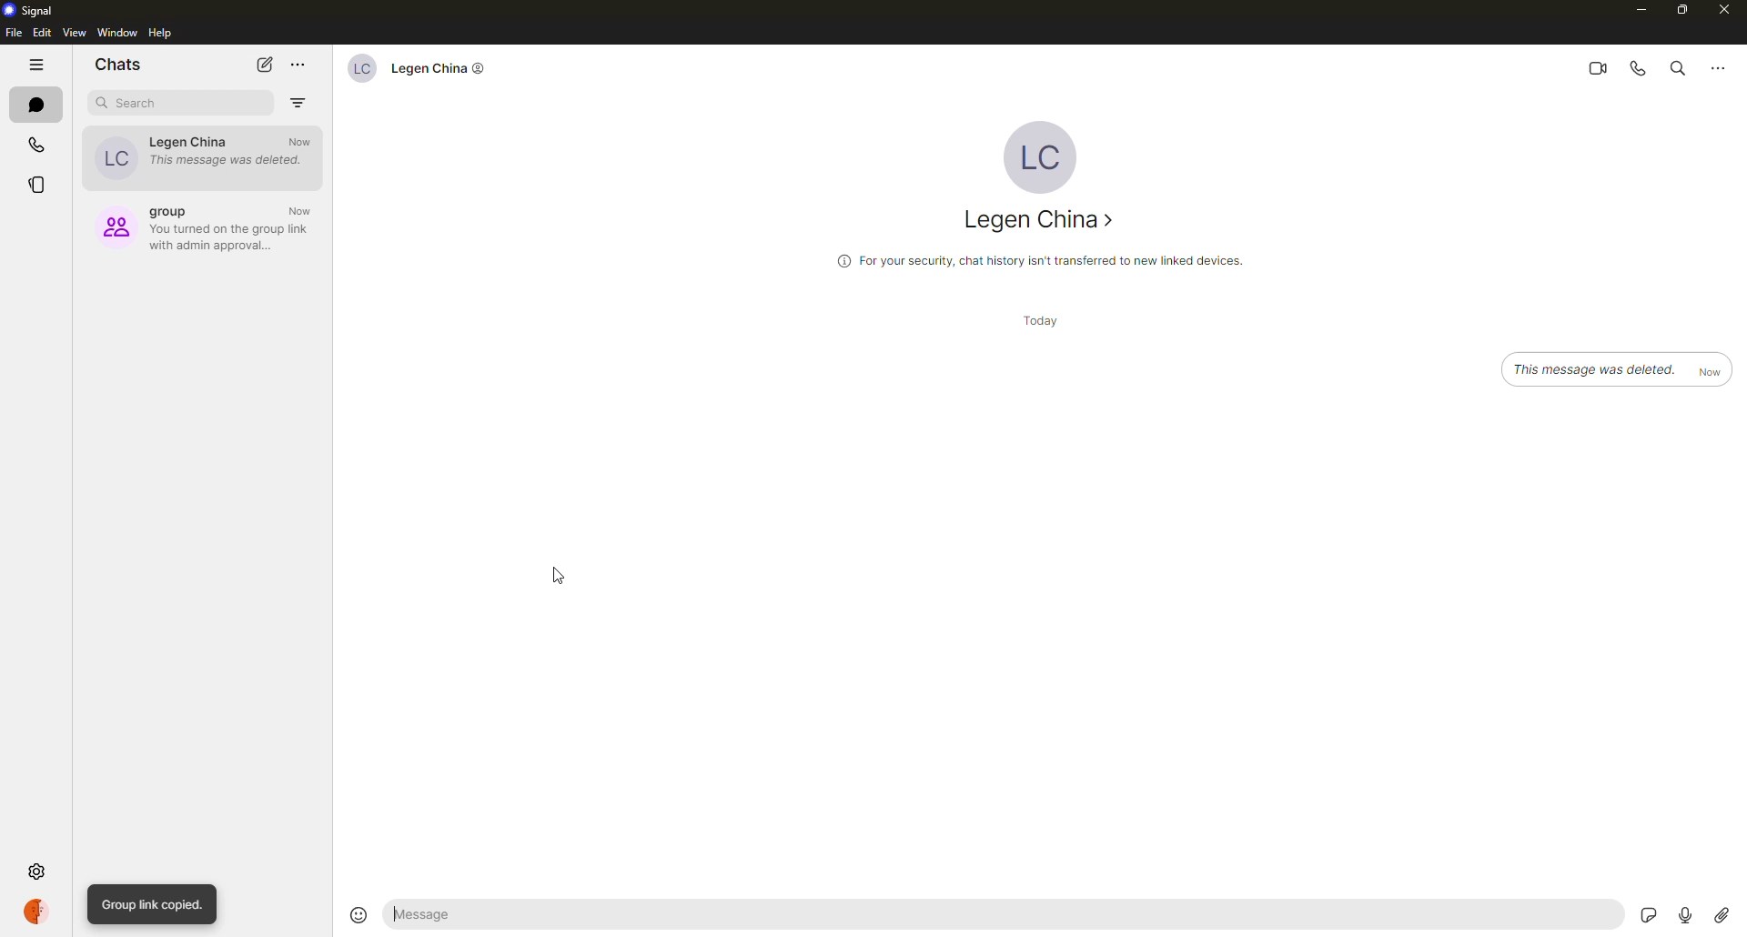  Describe the element at coordinates (1649, 913) in the screenshot. I see `stickers` at that location.